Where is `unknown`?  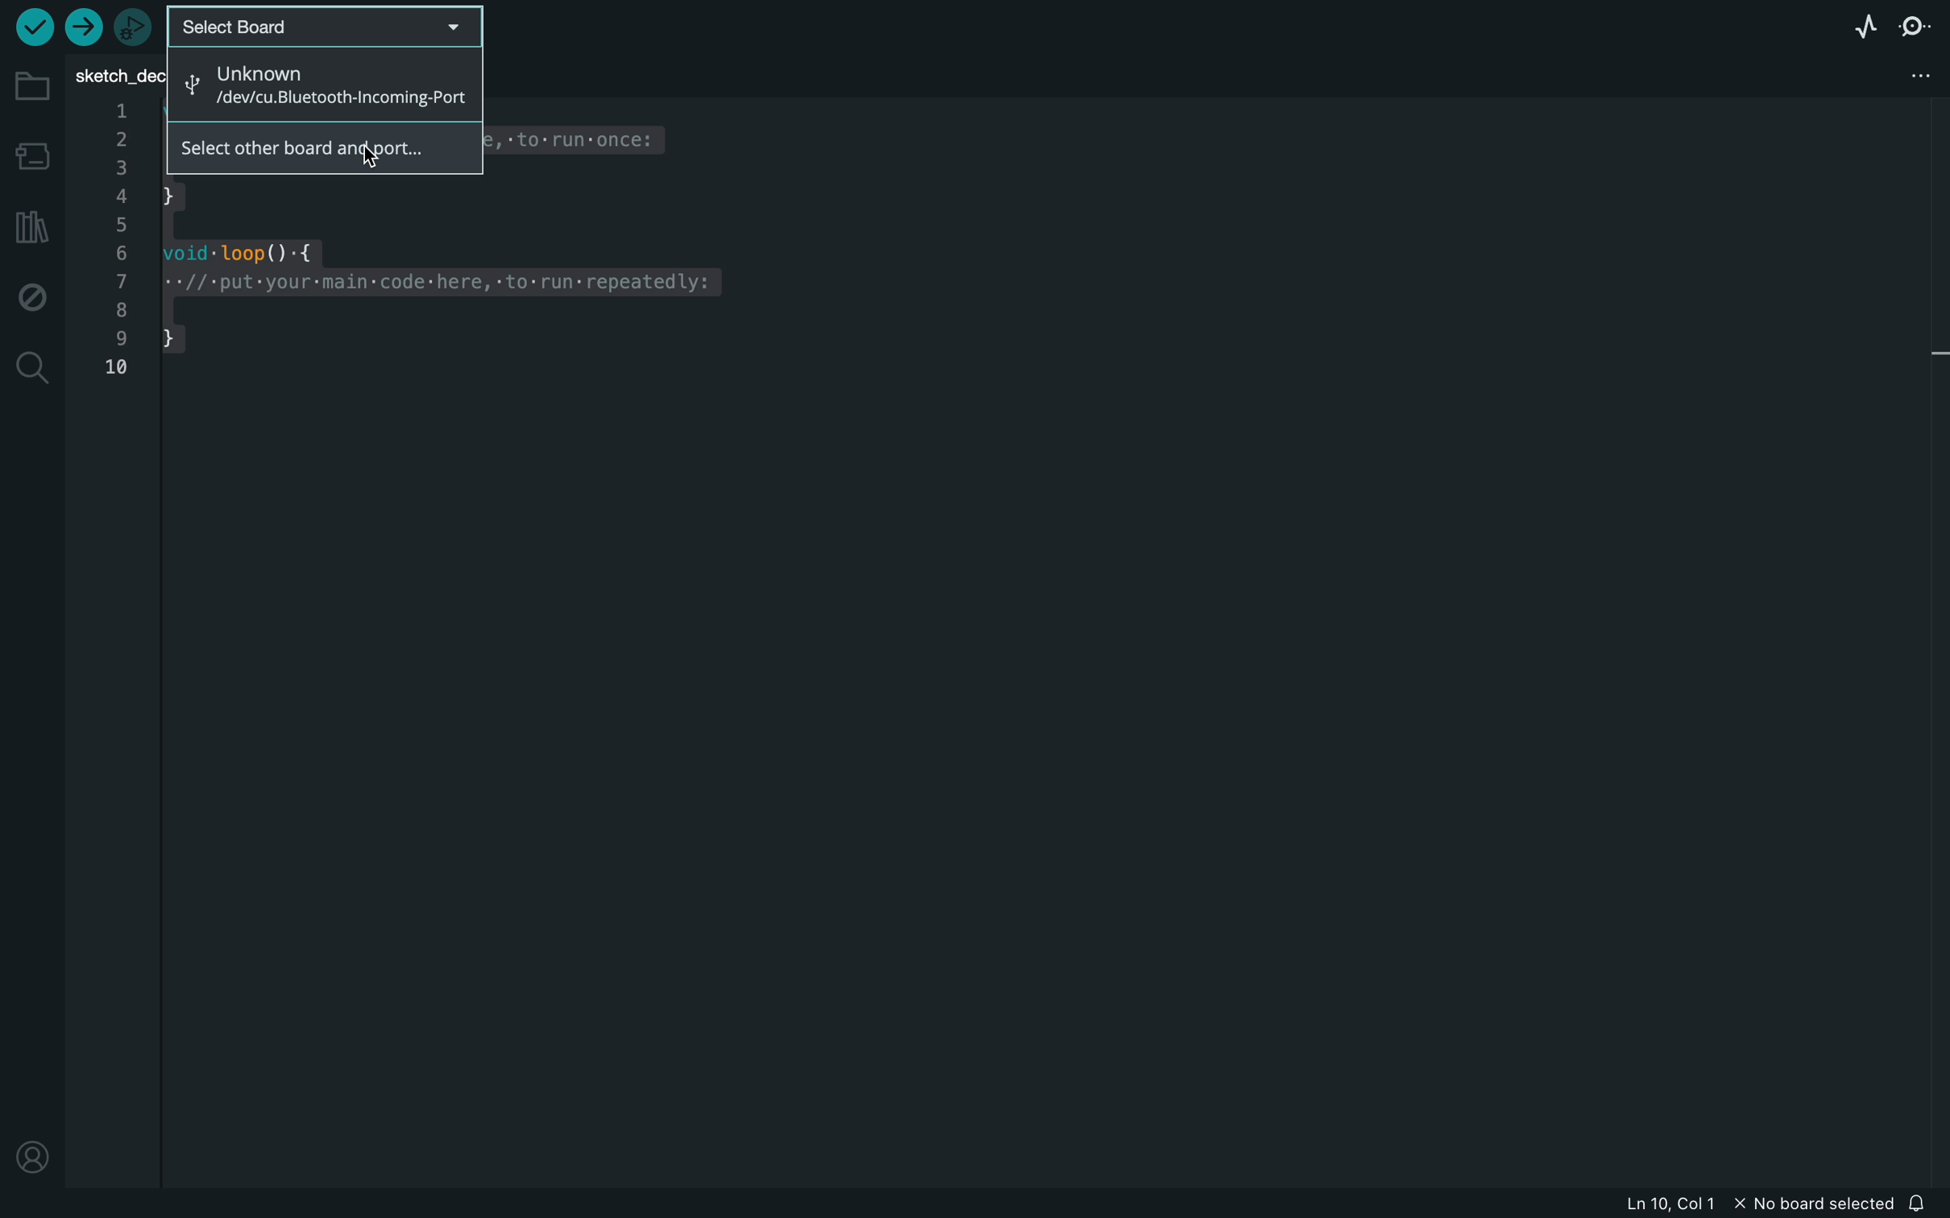 unknown is located at coordinates (321, 83).